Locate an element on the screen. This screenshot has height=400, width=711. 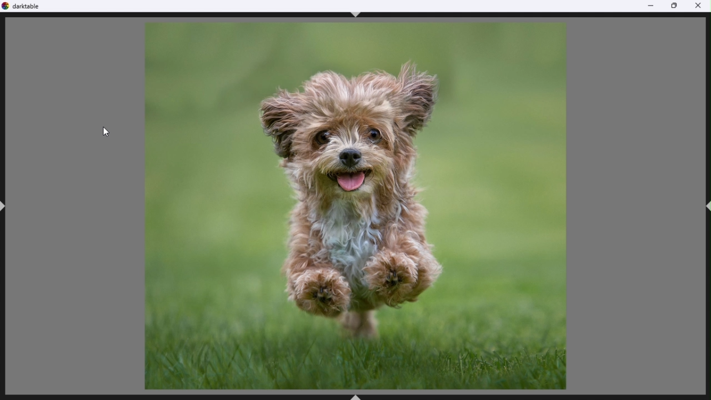
ctrl+shhft+B is located at coordinates (358, 396).